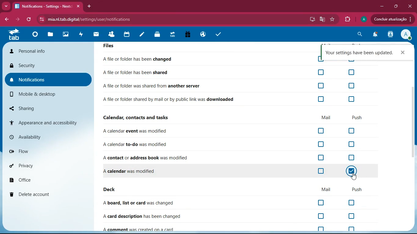  Describe the element at coordinates (165, 156) in the screenshot. I see `contact` at that location.